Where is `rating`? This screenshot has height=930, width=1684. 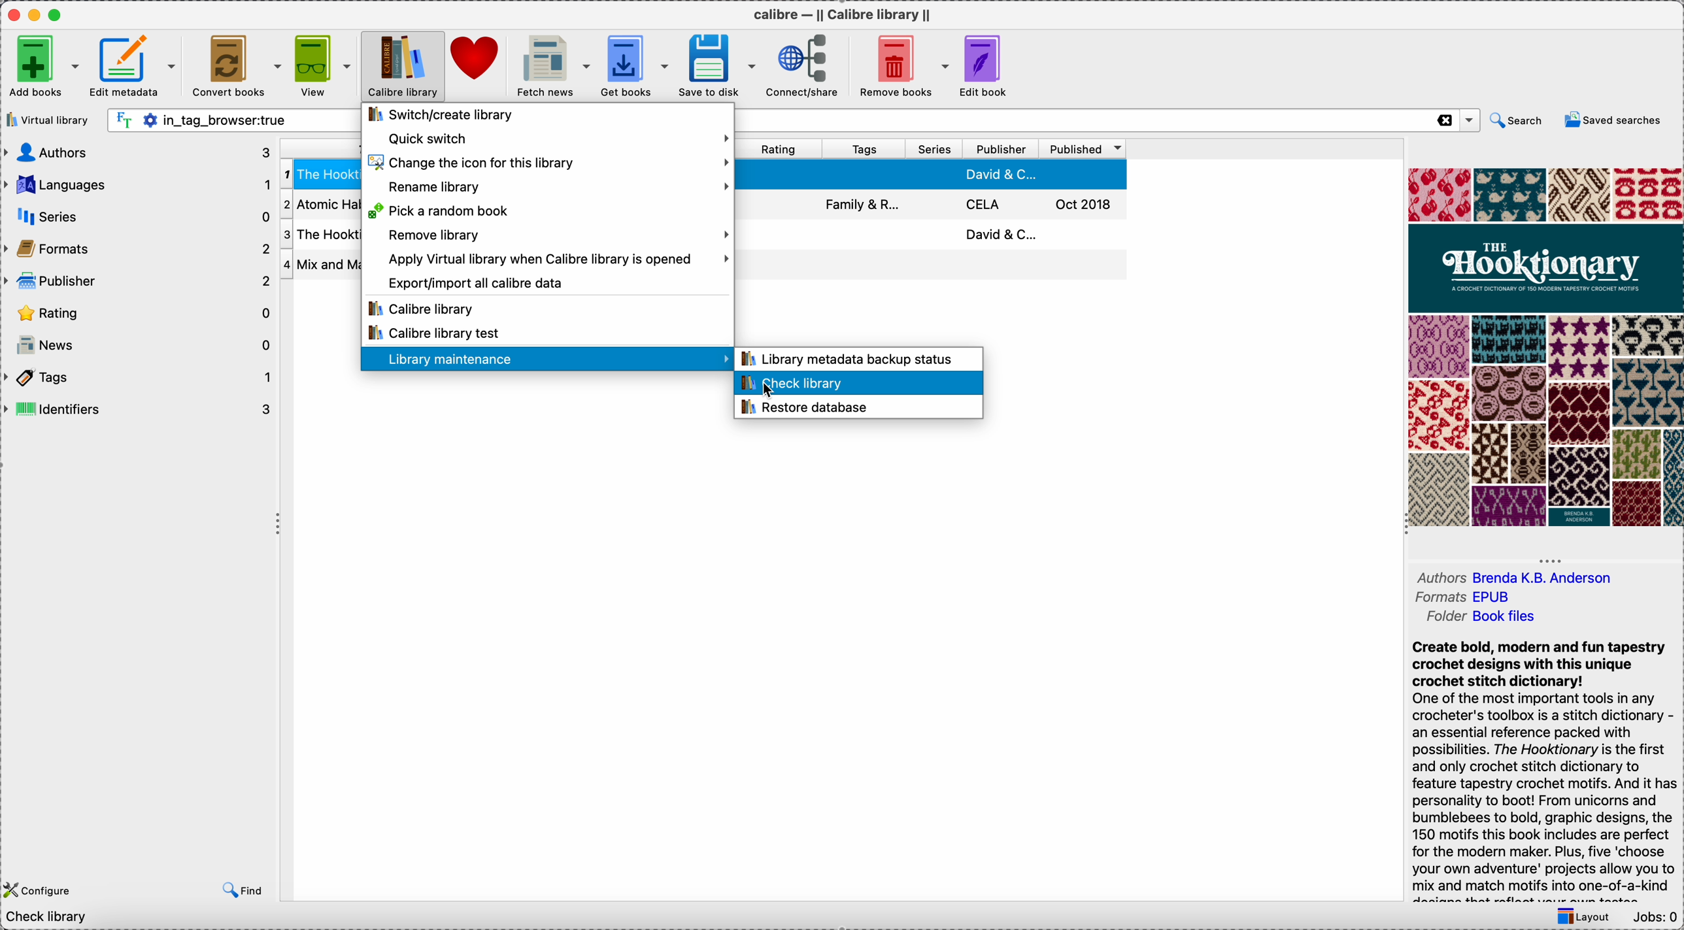
rating is located at coordinates (781, 148).